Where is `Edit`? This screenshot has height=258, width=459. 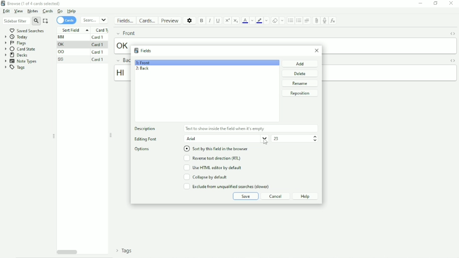 Edit is located at coordinates (7, 11).